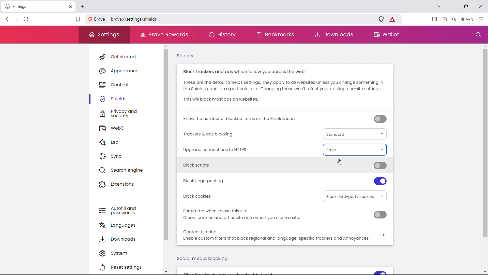  What do you see at coordinates (82, 7) in the screenshot?
I see `open new tab` at bounding box center [82, 7].